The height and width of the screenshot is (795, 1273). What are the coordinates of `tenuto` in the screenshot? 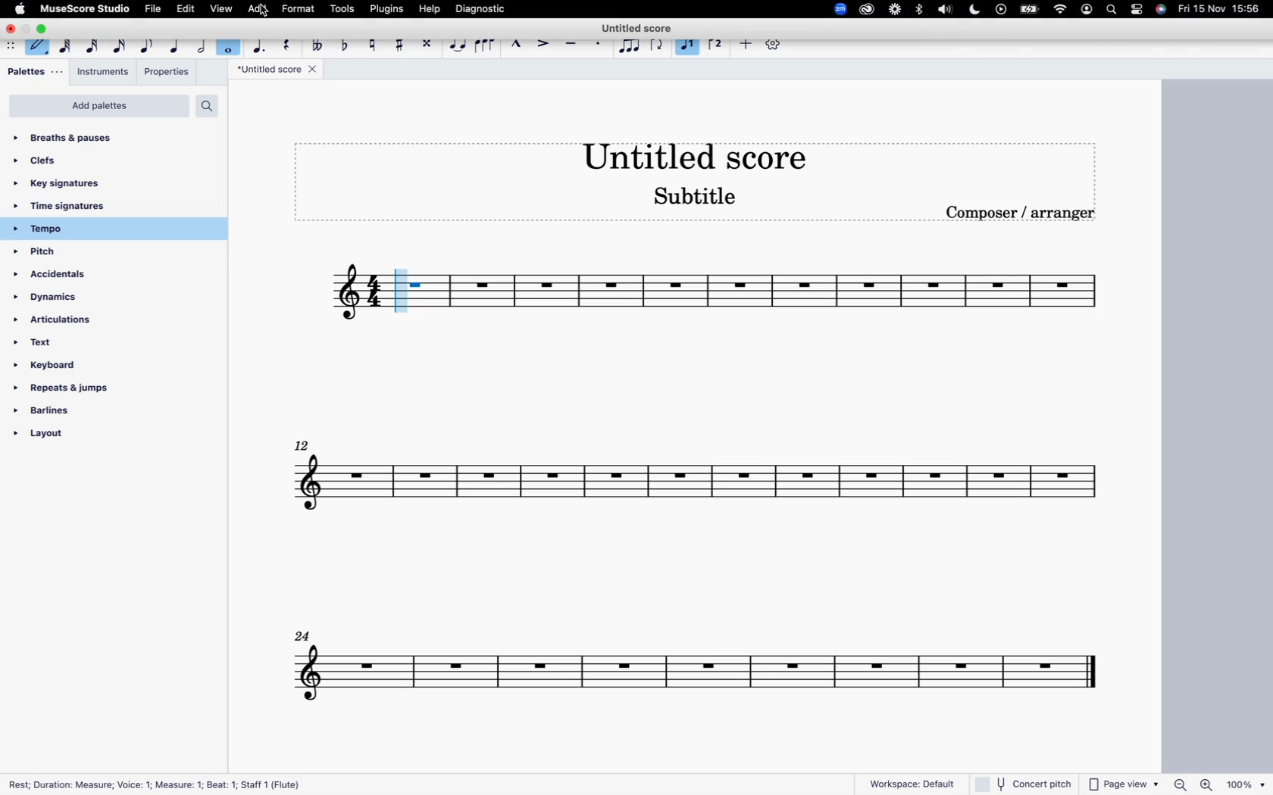 It's located at (570, 44).